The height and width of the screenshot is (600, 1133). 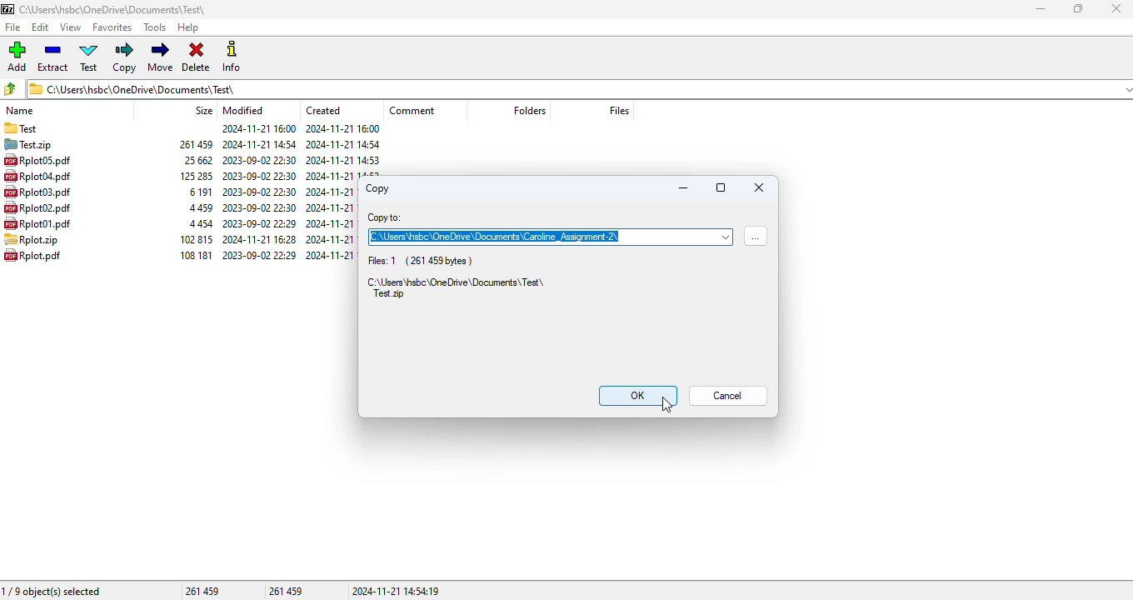 I want to click on folder name, so click(x=112, y=9).